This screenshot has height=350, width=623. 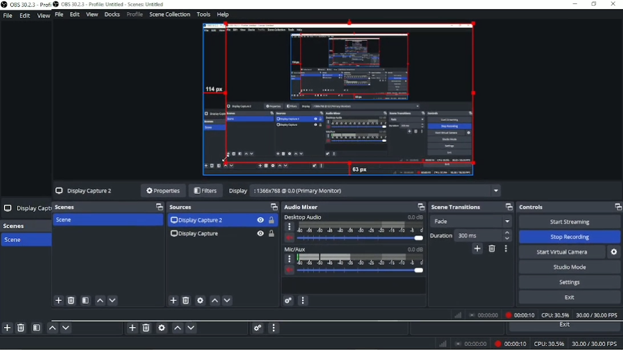 What do you see at coordinates (554, 314) in the screenshot?
I see `CPU: 30.5%` at bounding box center [554, 314].